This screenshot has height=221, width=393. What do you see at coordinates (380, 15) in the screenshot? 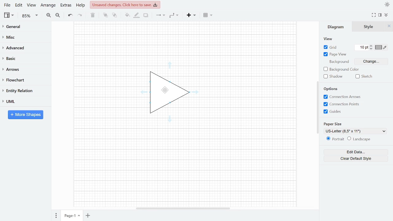
I see `Format (Ctrl+Shift+P)` at bounding box center [380, 15].